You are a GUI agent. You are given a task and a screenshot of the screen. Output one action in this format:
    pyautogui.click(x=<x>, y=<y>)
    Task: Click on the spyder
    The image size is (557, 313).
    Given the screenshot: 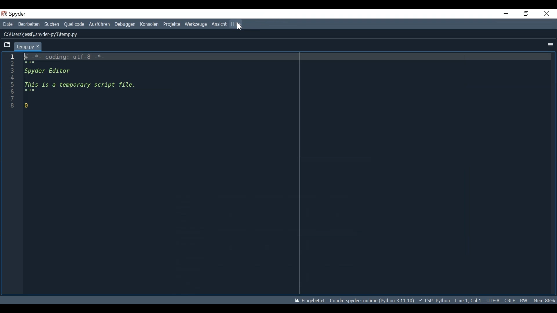 What is the action you would take?
    pyautogui.click(x=17, y=14)
    